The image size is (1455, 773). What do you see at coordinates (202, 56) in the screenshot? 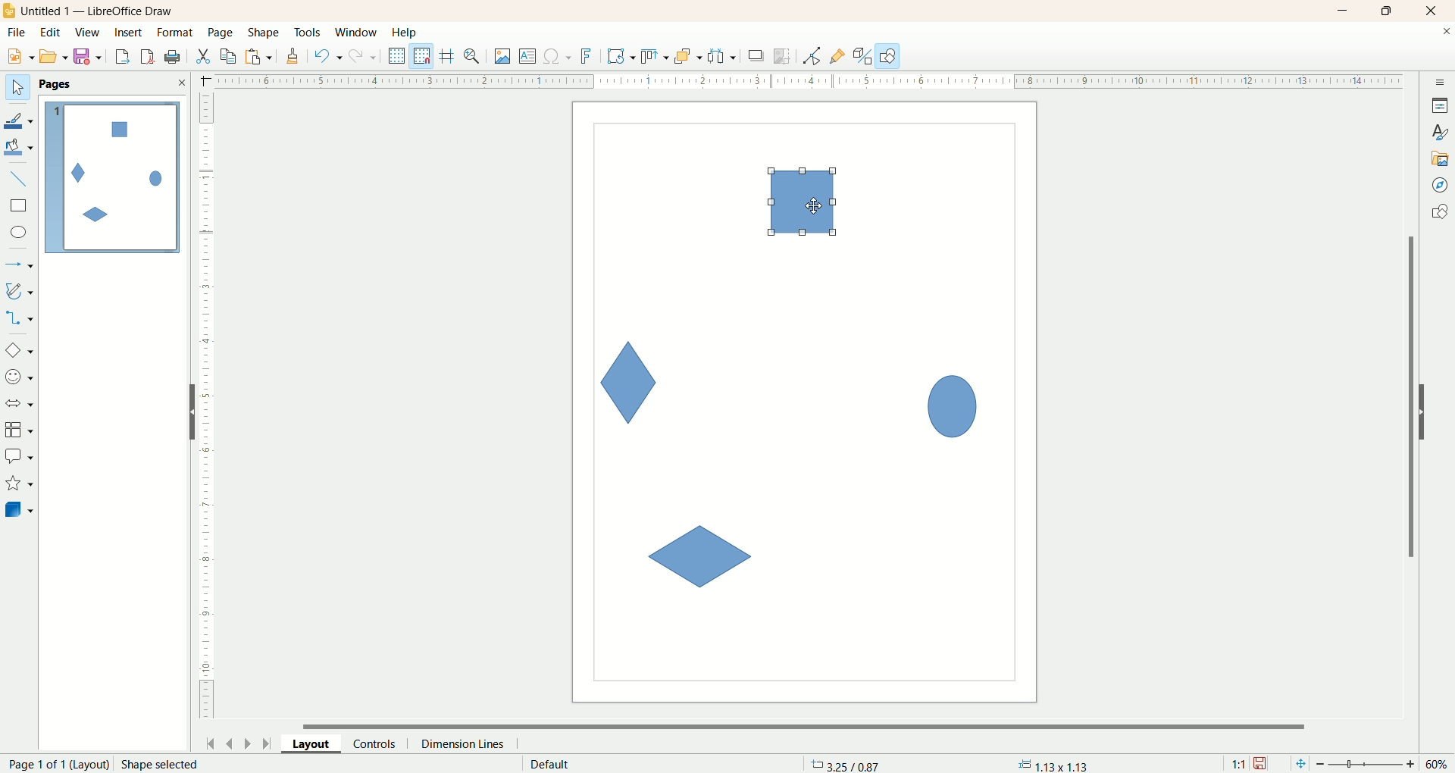
I see `cut` at bounding box center [202, 56].